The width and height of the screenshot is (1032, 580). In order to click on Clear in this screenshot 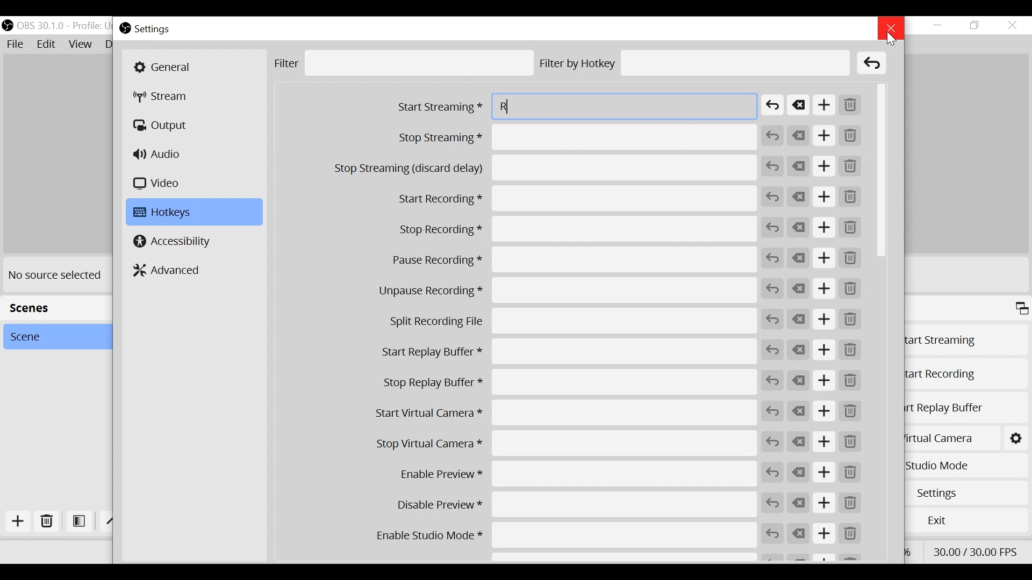, I will do `click(799, 533)`.